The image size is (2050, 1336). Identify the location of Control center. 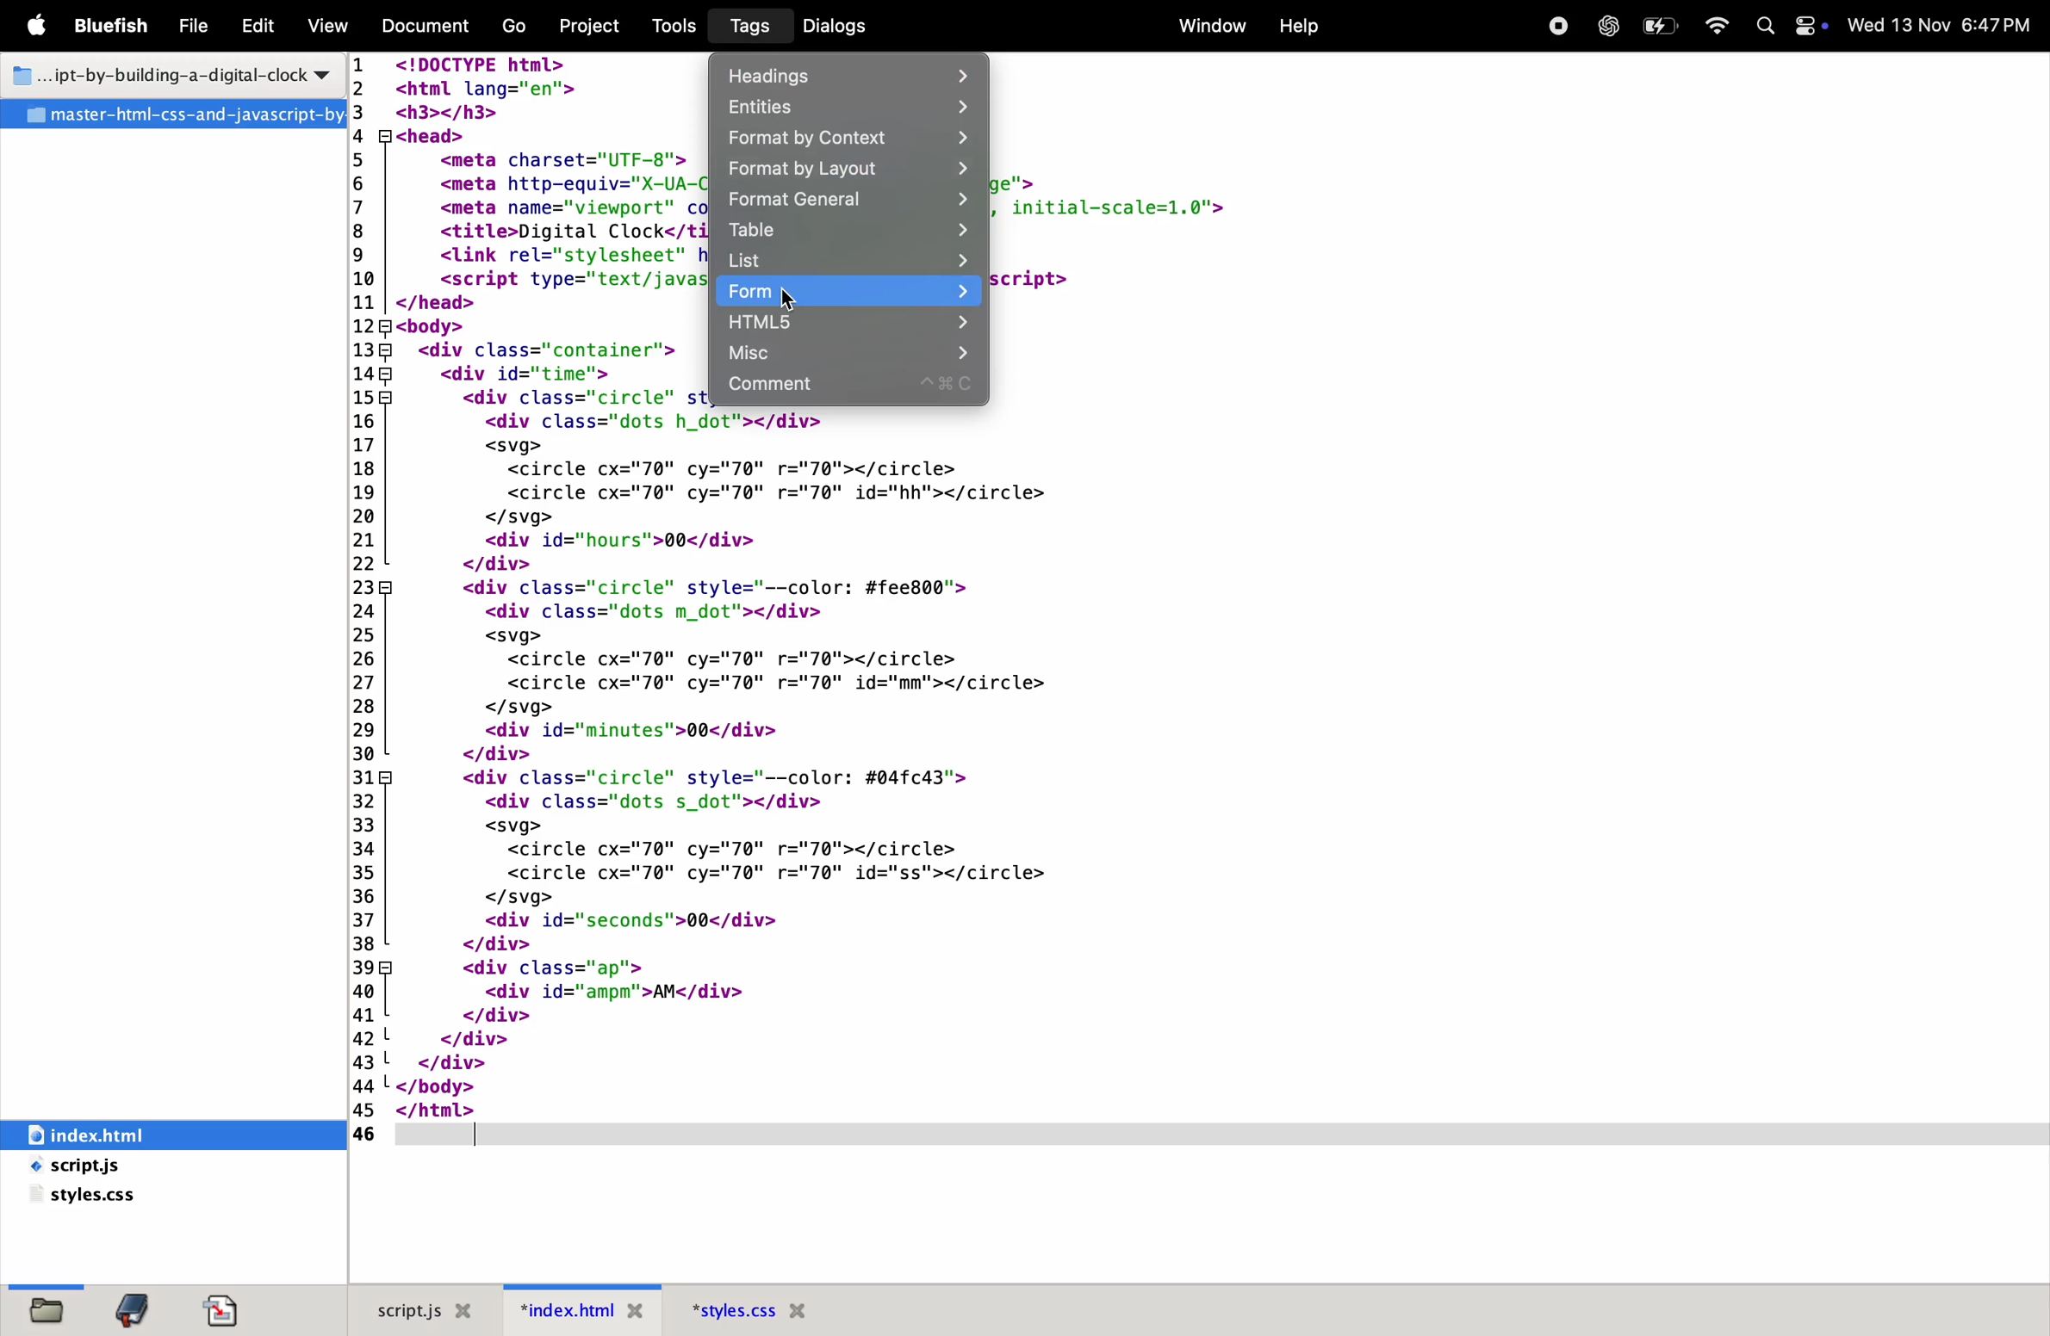
(1811, 25).